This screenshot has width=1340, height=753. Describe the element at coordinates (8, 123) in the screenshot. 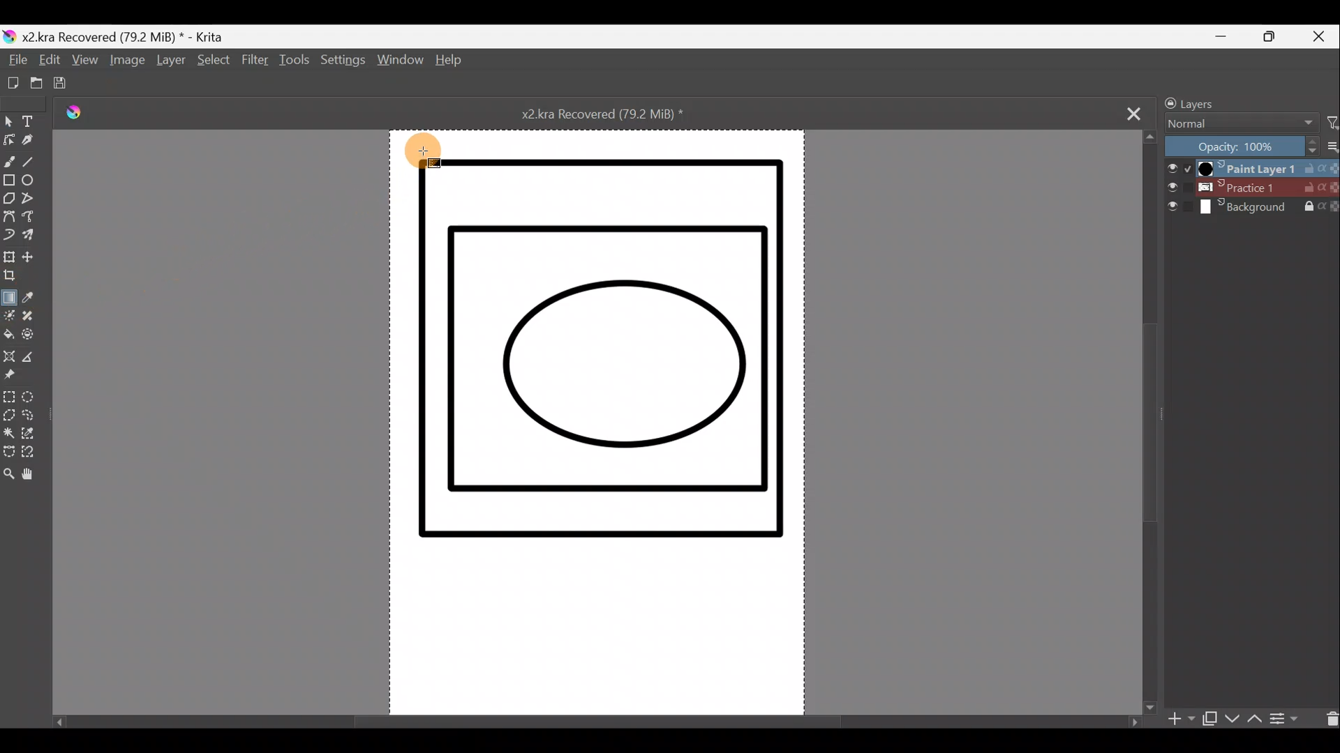

I see `Select shapes tool` at that location.